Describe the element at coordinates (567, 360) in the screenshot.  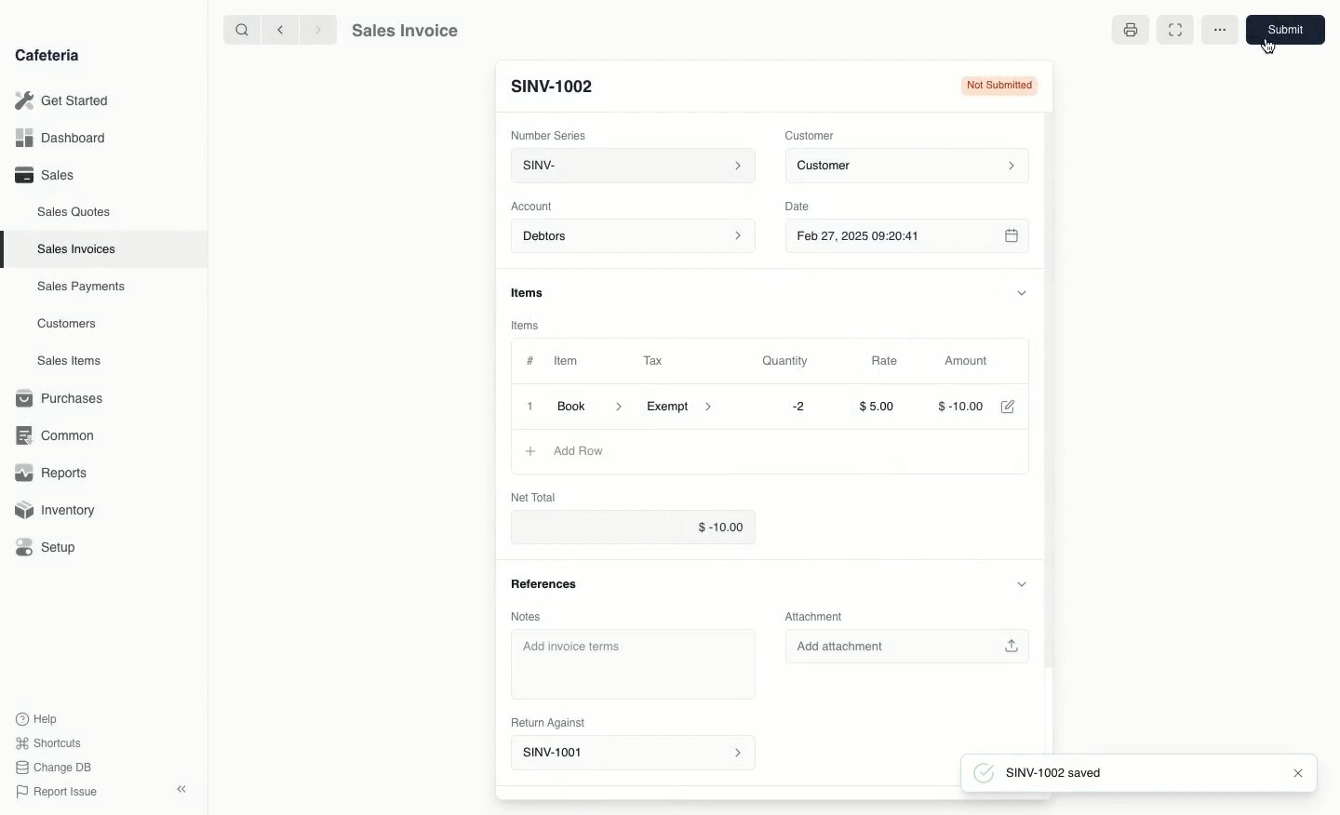
I see `Item` at that location.